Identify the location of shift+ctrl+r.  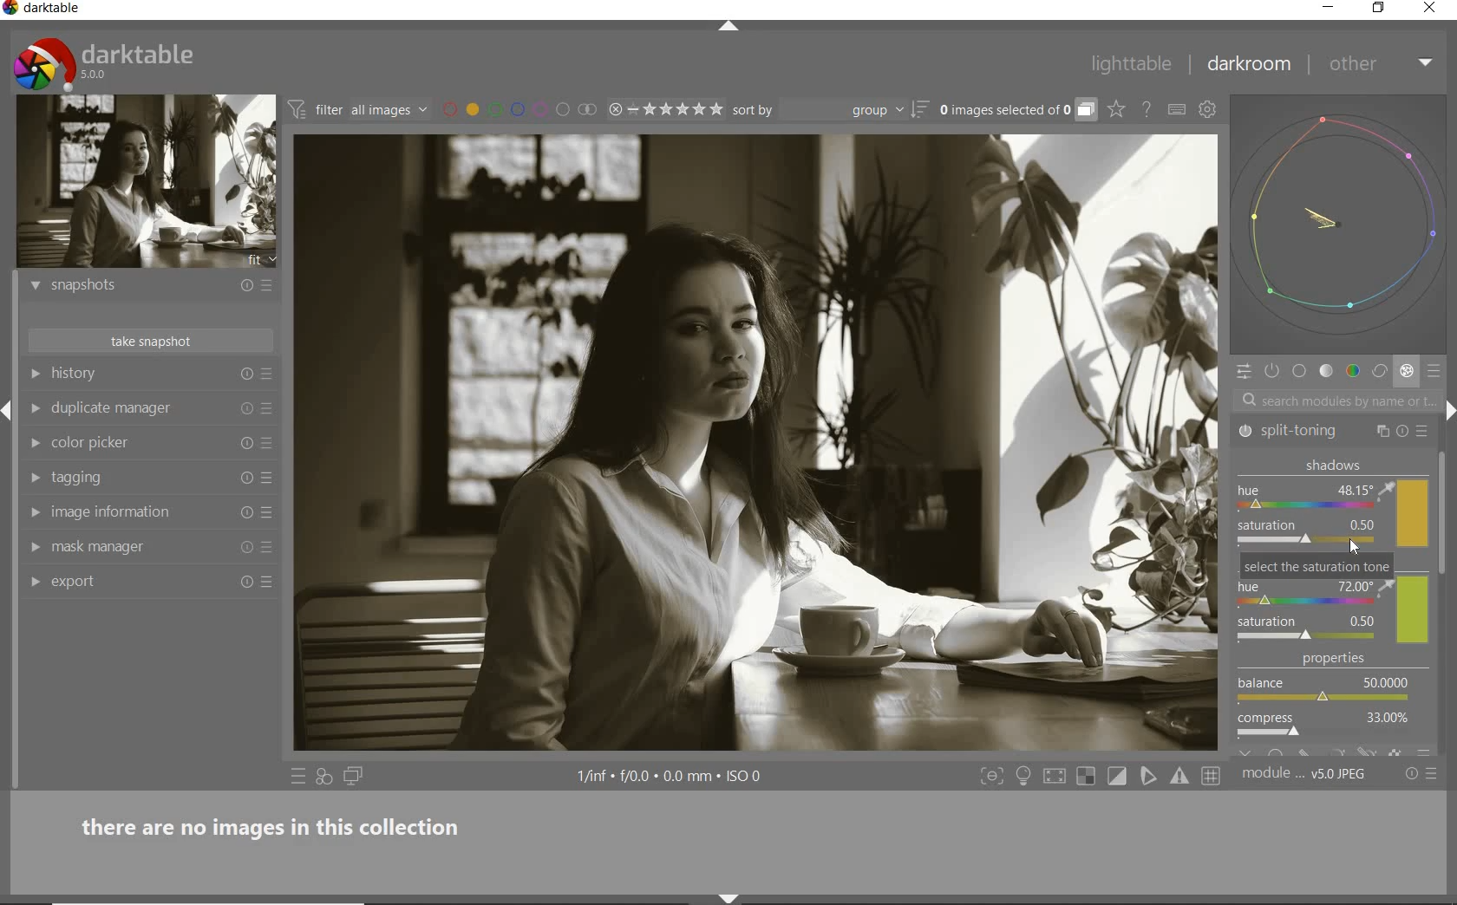
(1447, 409).